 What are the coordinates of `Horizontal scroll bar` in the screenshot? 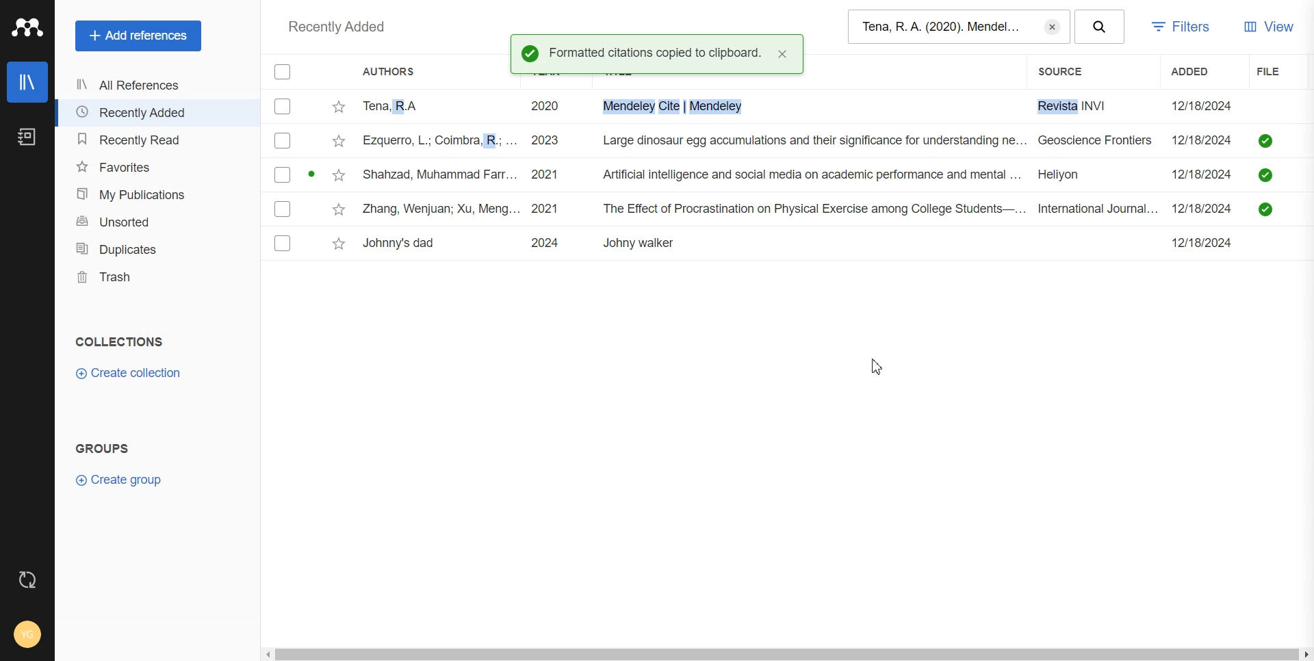 It's located at (787, 655).